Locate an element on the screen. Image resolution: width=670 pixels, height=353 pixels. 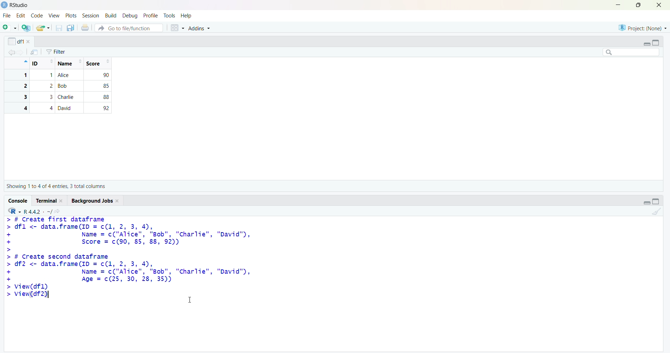
2 2 Bob 85 is located at coordinates (60, 86).